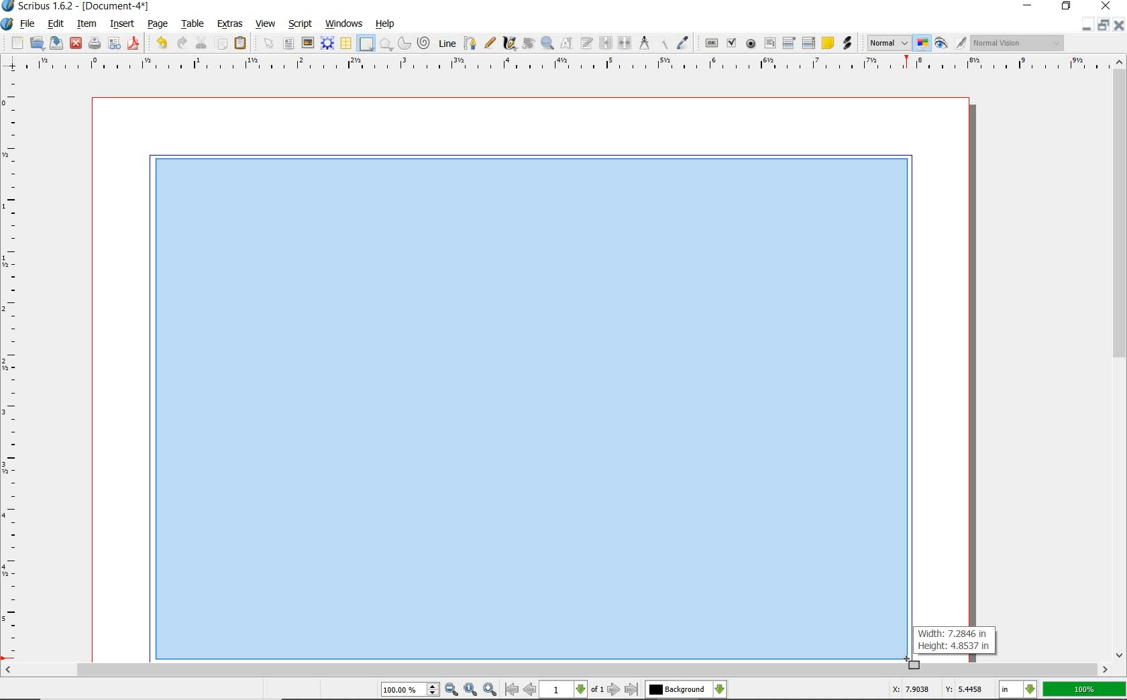  I want to click on pdf list box, so click(808, 42).